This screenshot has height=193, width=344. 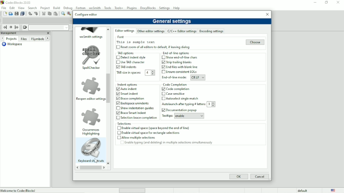 I want to click on Selection brace completion, so click(x=139, y=118).